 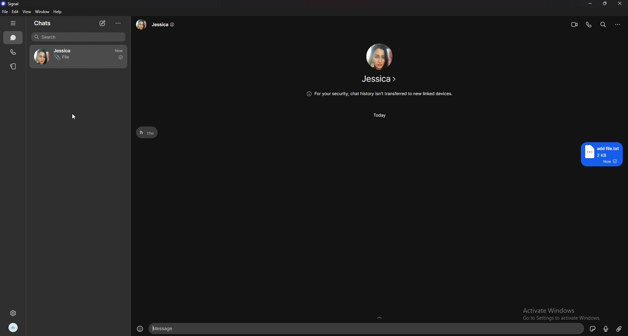 What do you see at coordinates (13, 313) in the screenshot?
I see `settings` at bounding box center [13, 313].